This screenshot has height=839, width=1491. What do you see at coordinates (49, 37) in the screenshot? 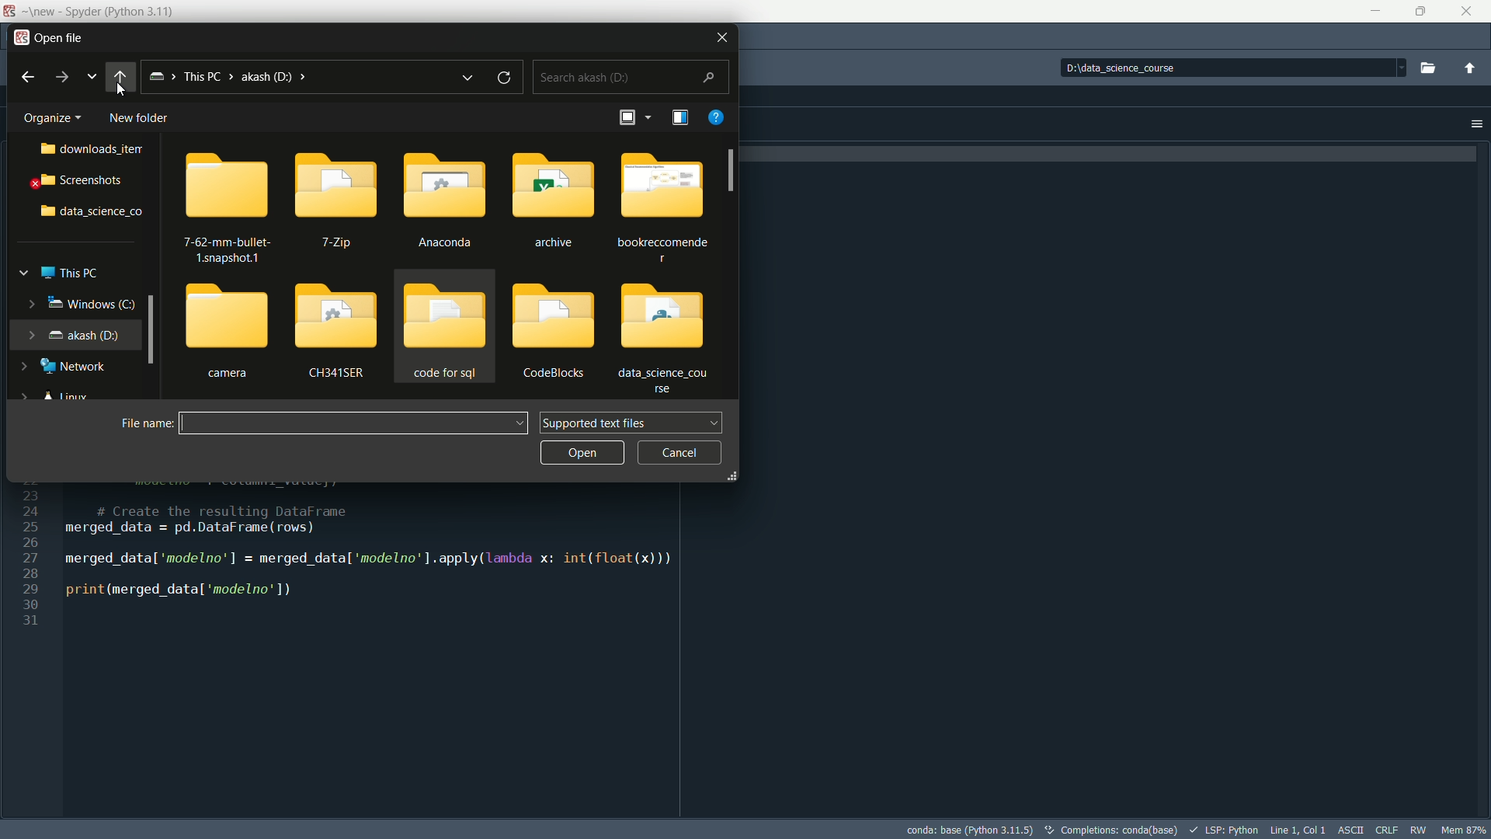
I see `open file` at bounding box center [49, 37].